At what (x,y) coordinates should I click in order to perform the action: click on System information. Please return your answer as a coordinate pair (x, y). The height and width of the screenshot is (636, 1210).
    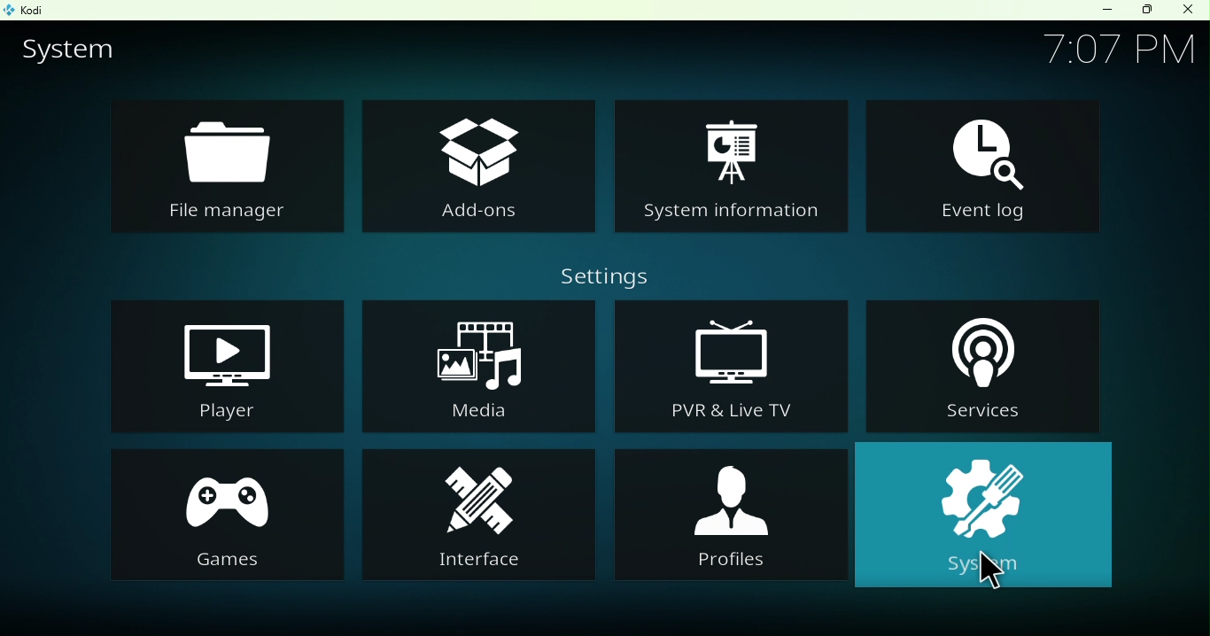
    Looking at the image, I should click on (730, 168).